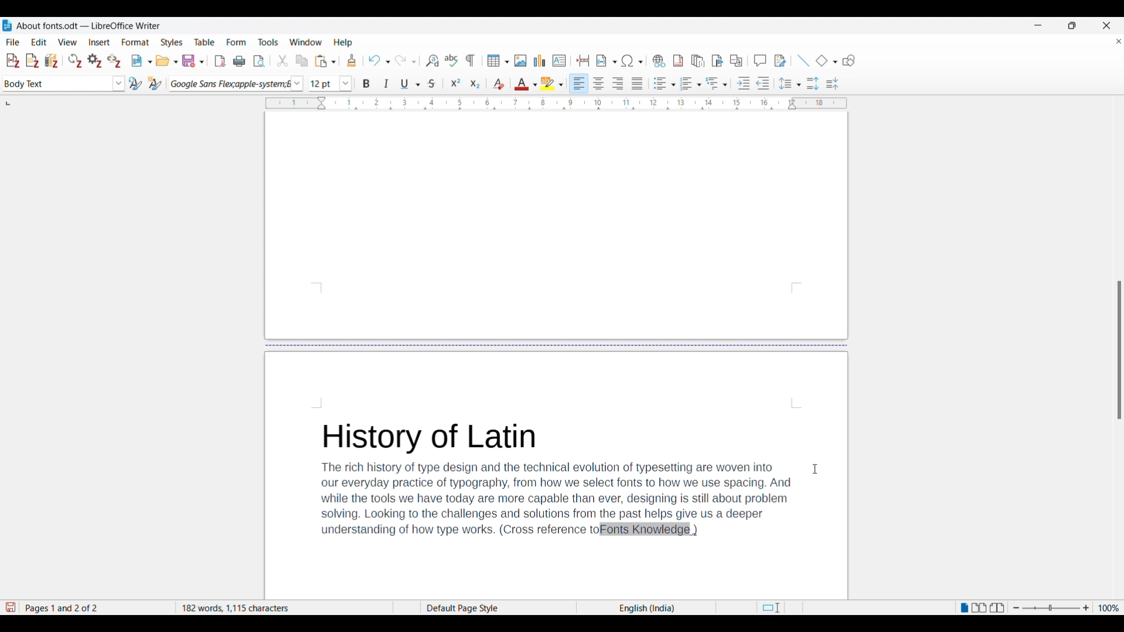 This screenshot has height=632, width=1124. What do you see at coordinates (962, 610) in the screenshot?
I see `single page view` at bounding box center [962, 610].